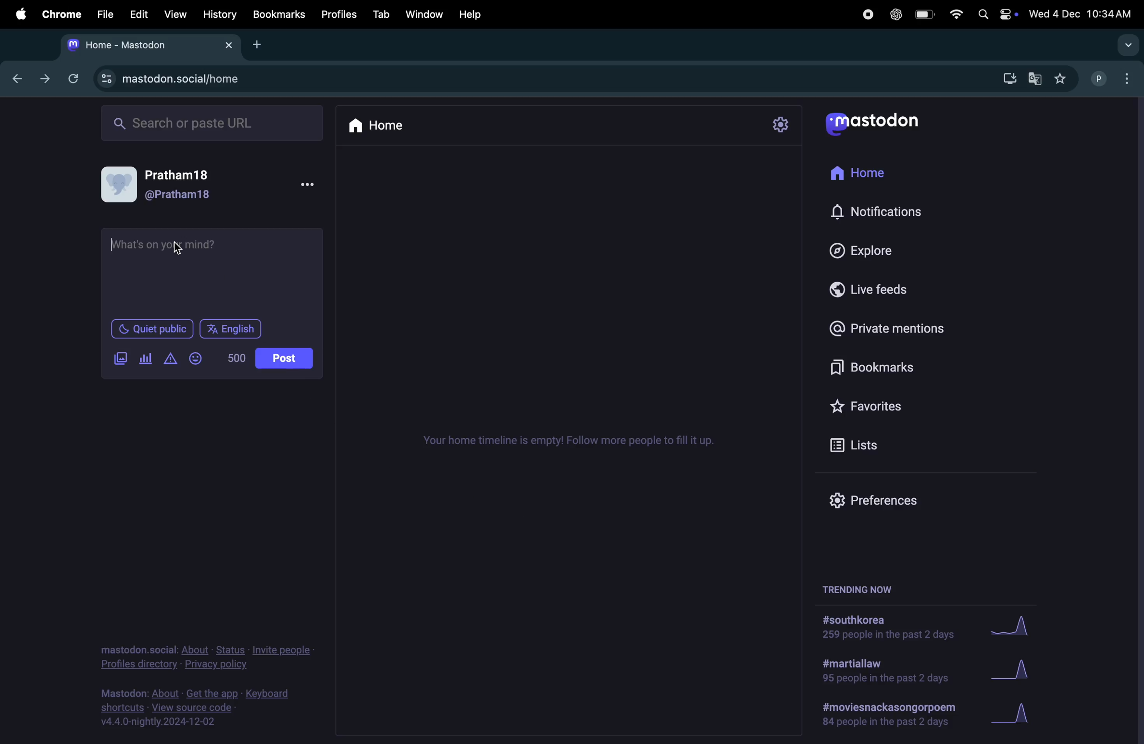  I want to click on Bookmarks, so click(278, 14).